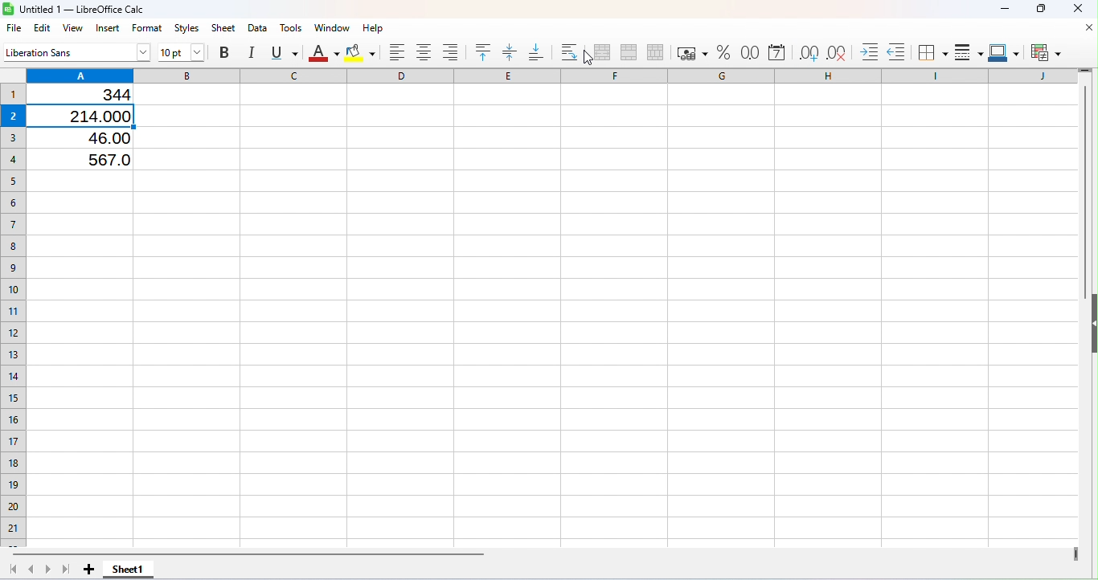  Describe the element at coordinates (807, 50) in the screenshot. I see `Add decimal place` at that location.